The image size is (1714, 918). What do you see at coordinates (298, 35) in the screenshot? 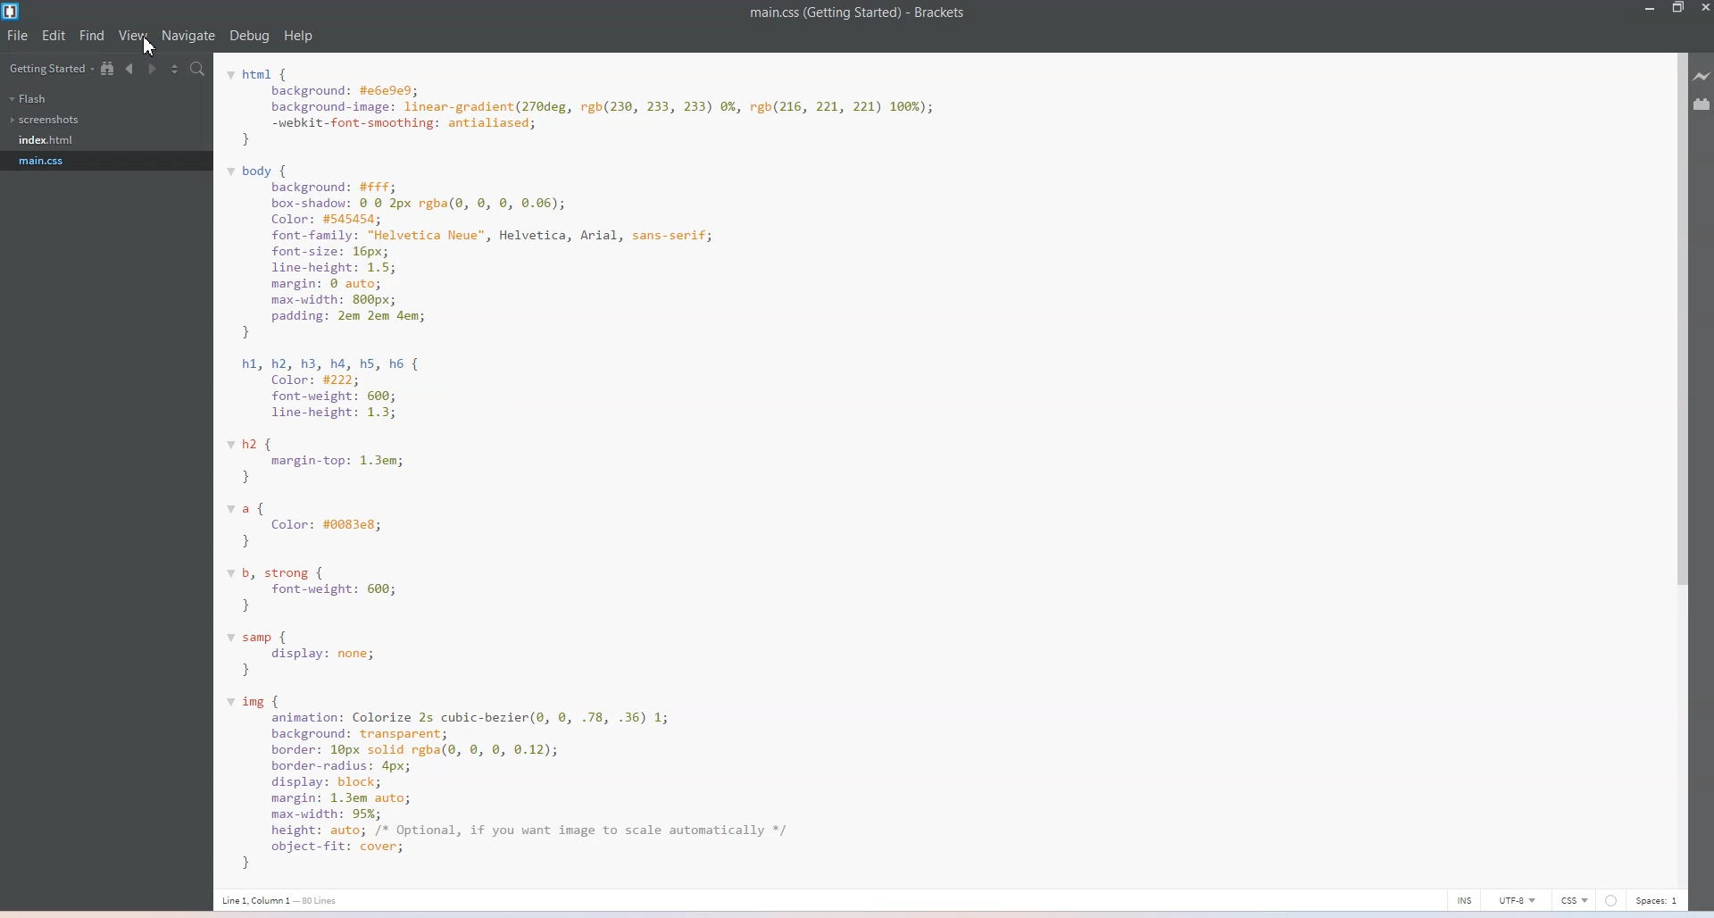
I see `Help` at bounding box center [298, 35].